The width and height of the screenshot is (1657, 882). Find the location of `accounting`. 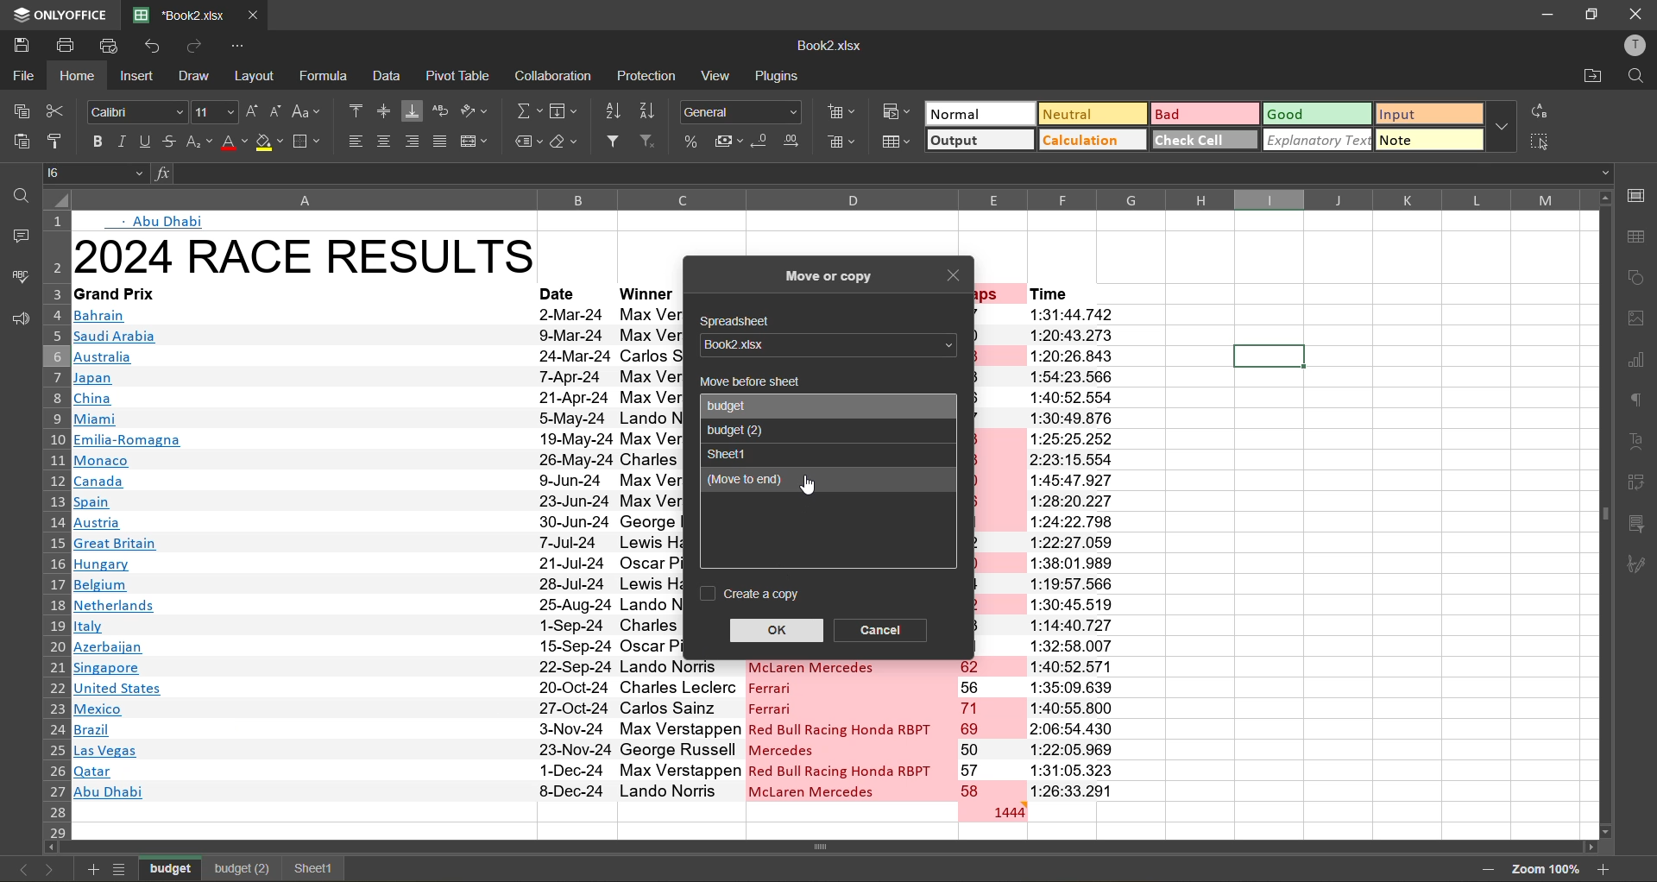

accounting is located at coordinates (730, 142).